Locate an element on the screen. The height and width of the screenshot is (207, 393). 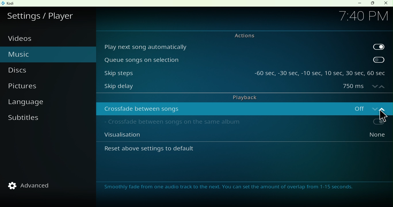
Subtitles is located at coordinates (26, 121).